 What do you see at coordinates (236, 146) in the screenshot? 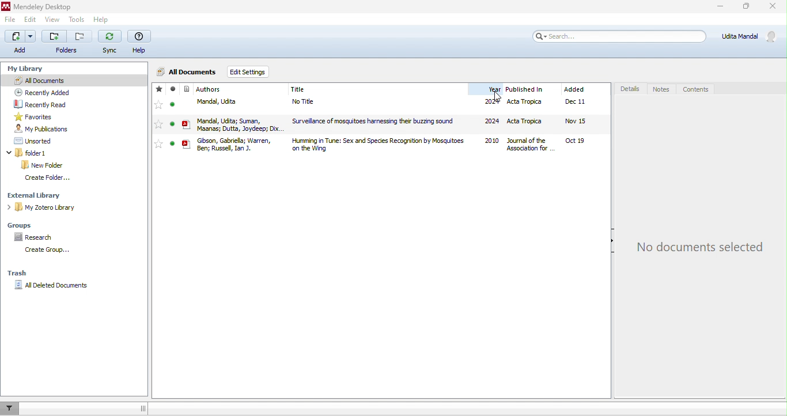
I see `Gibson, Gabriela; Warren,
Ben; Risse, Ian J.` at bounding box center [236, 146].